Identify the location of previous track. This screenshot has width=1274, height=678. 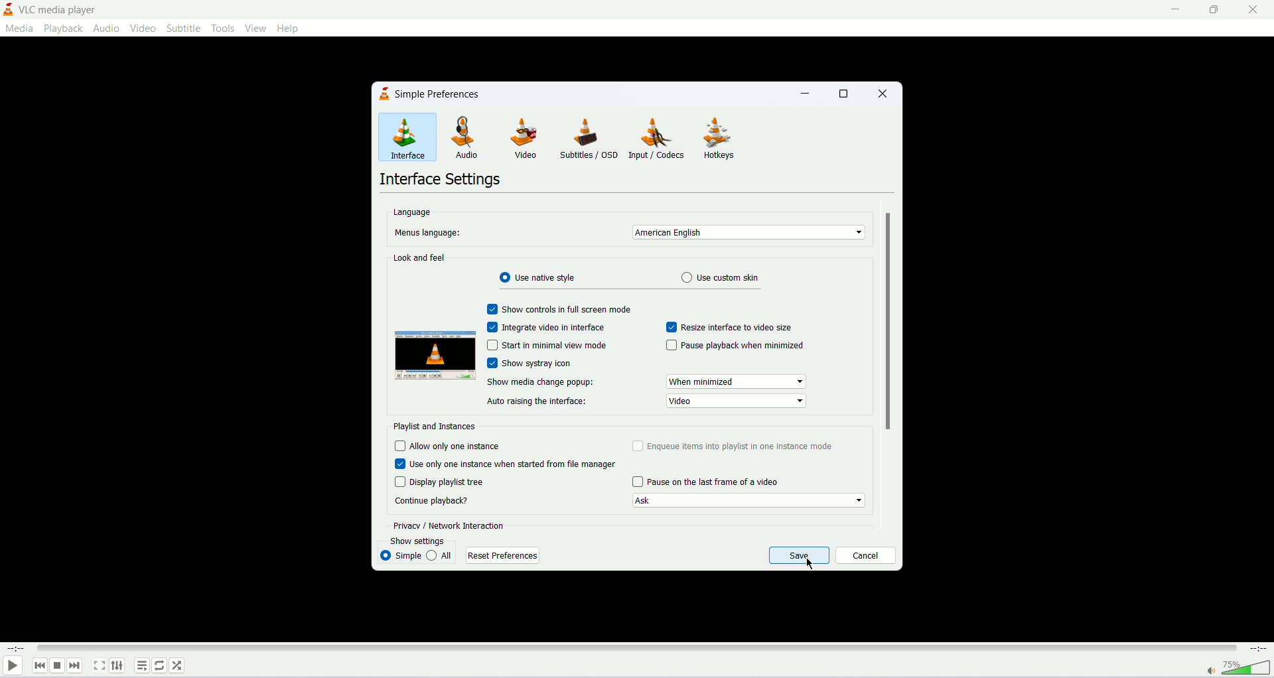
(40, 665).